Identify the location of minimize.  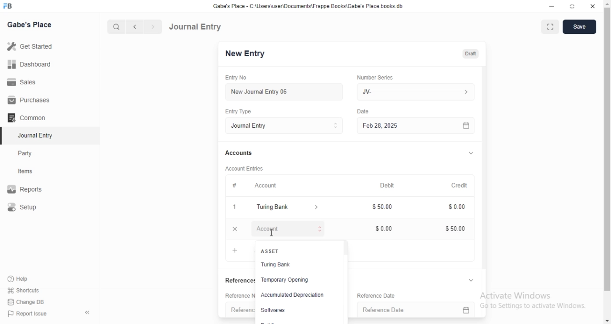
(553, 7).